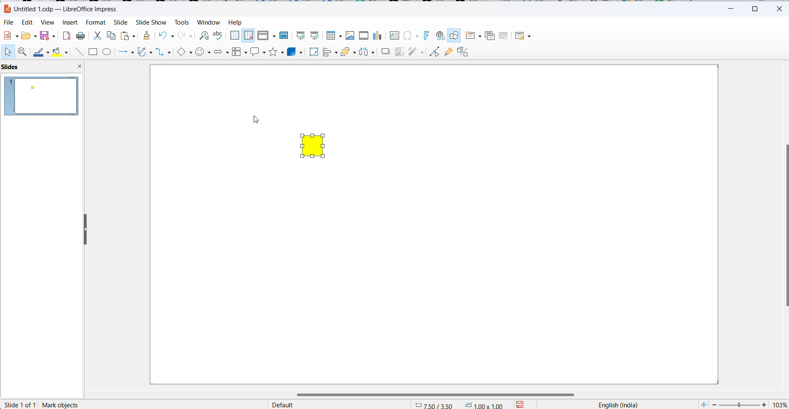 The width and height of the screenshot is (789, 409). Describe the element at coordinates (258, 51) in the screenshot. I see `callout shapes` at that location.